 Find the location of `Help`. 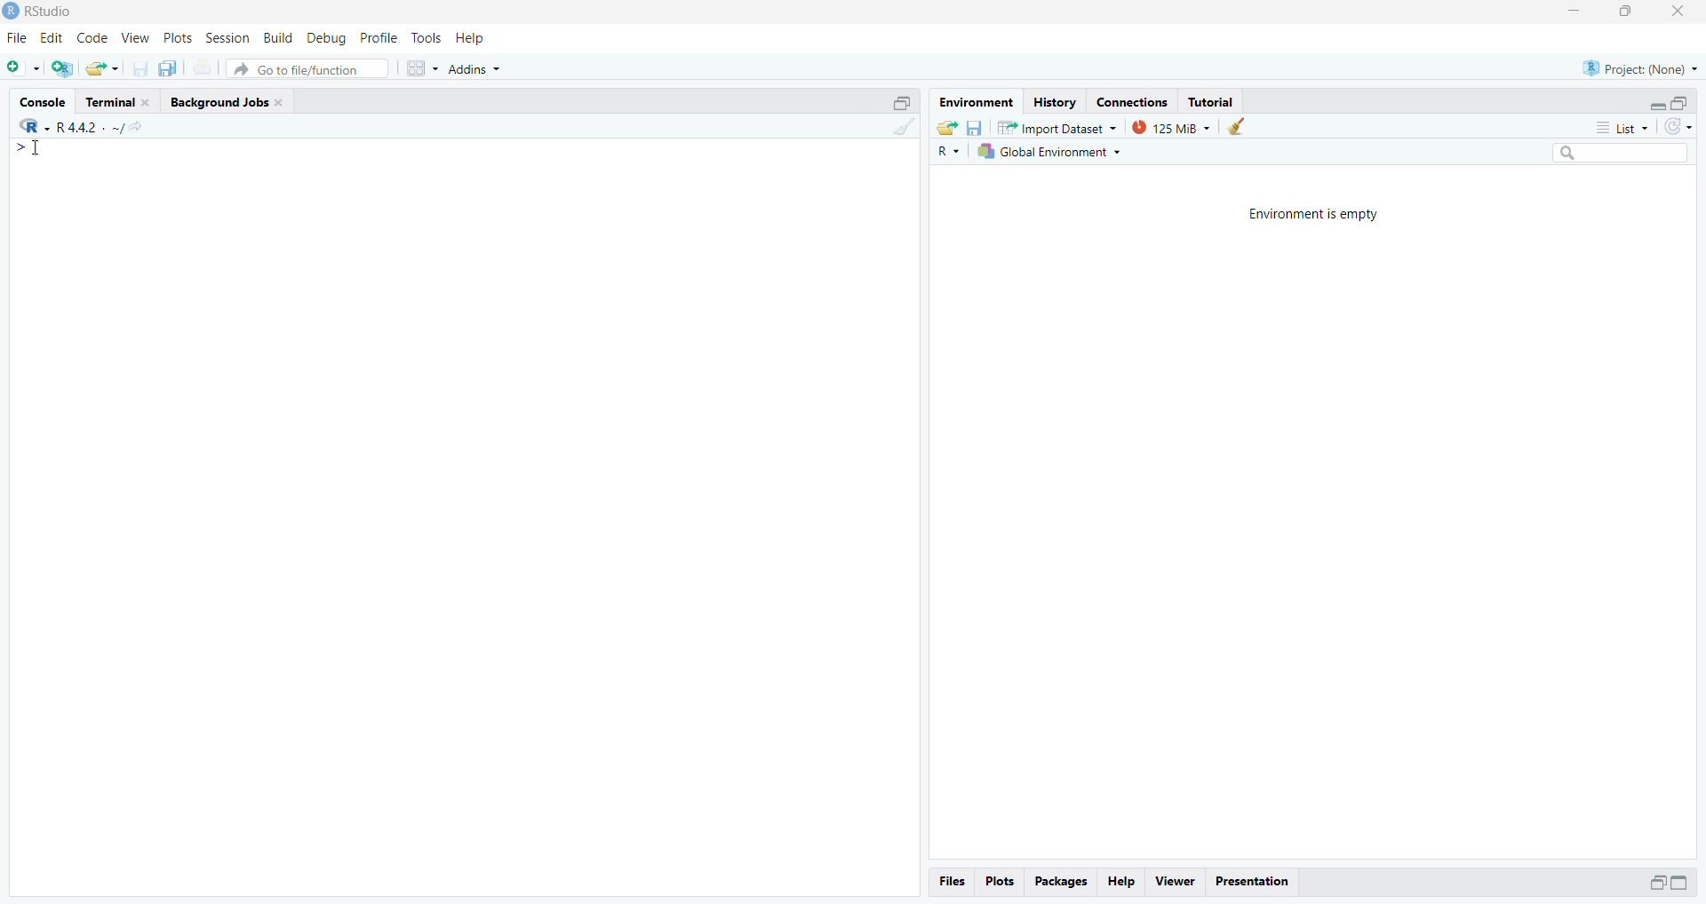

Help is located at coordinates (1121, 883).